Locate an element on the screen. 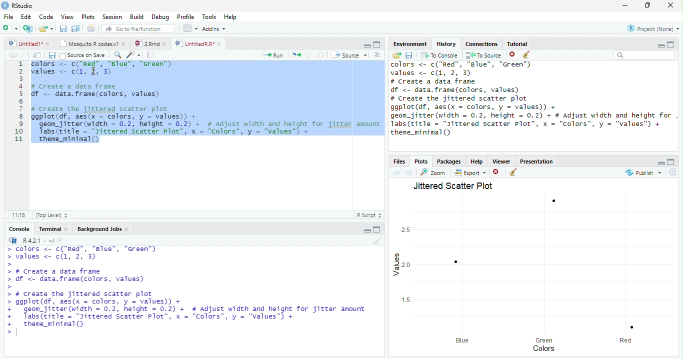 Image resolution: width=683 pixels, height=359 pixels. Help is located at coordinates (477, 161).